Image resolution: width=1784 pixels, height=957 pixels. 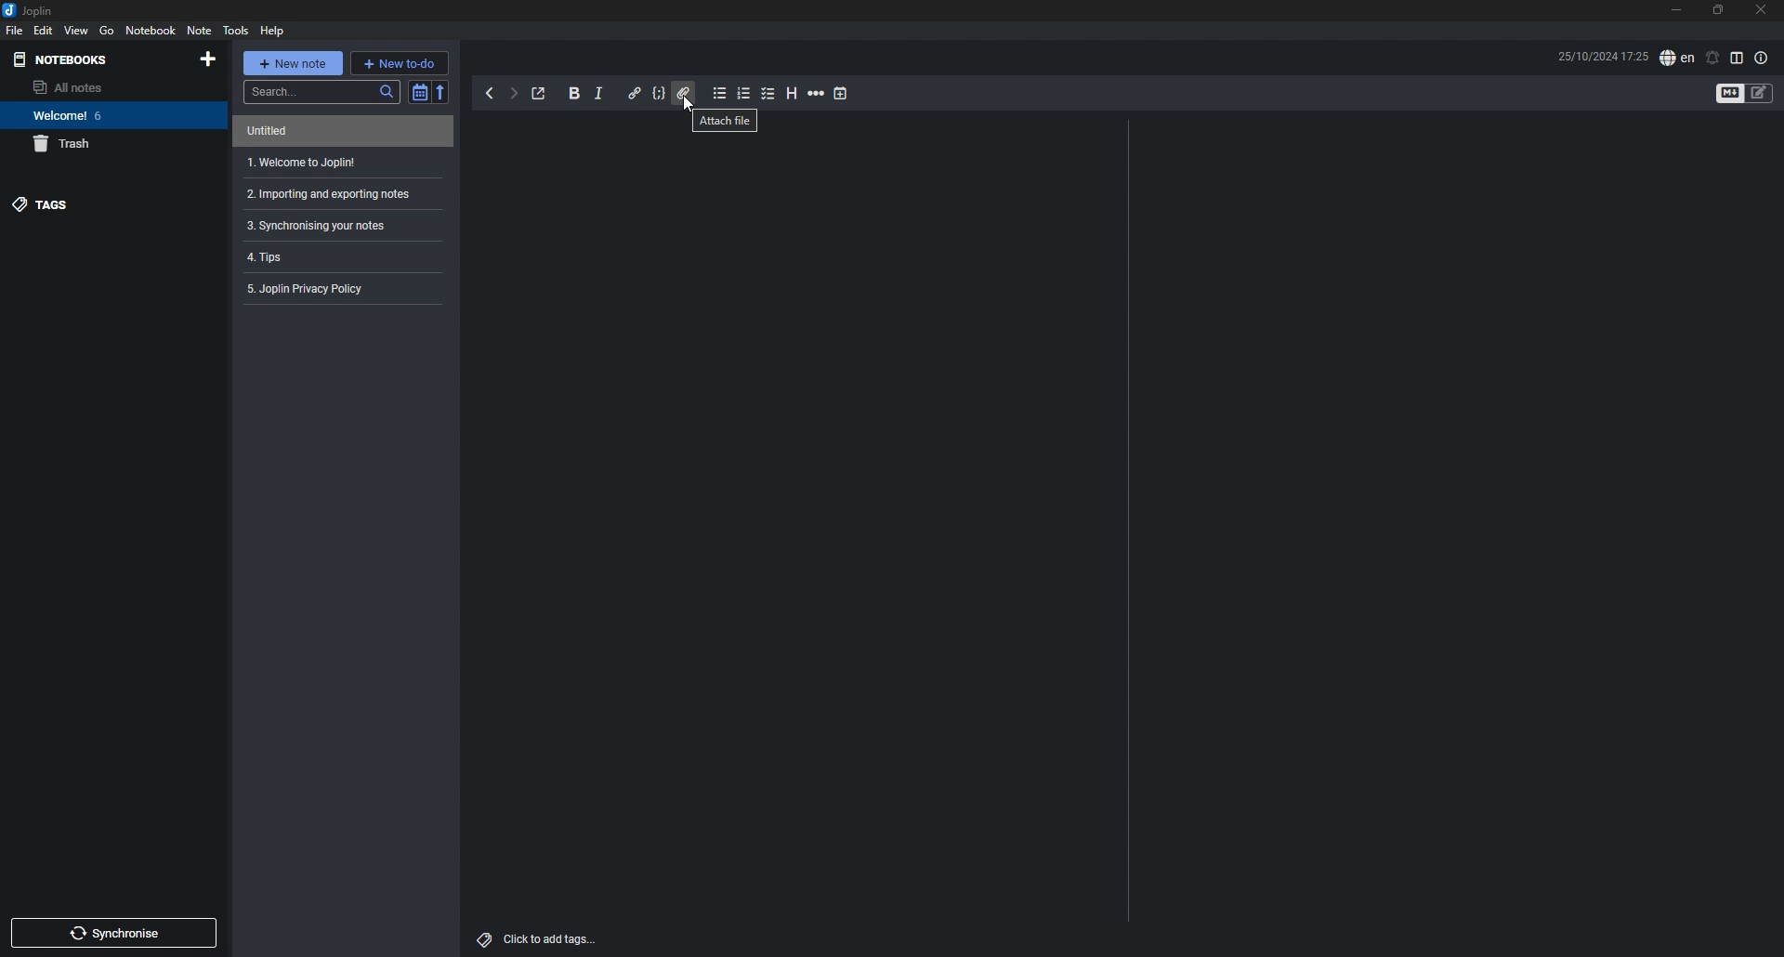 I want to click on tools, so click(x=236, y=31).